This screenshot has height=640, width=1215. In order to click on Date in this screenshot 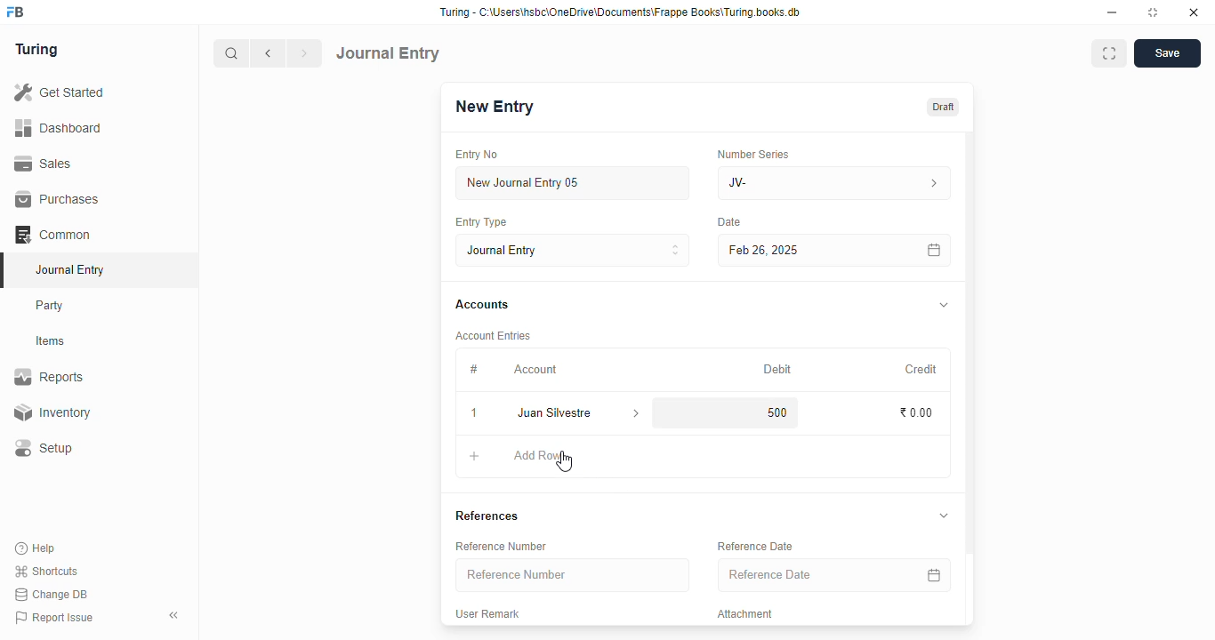, I will do `click(730, 222)`.